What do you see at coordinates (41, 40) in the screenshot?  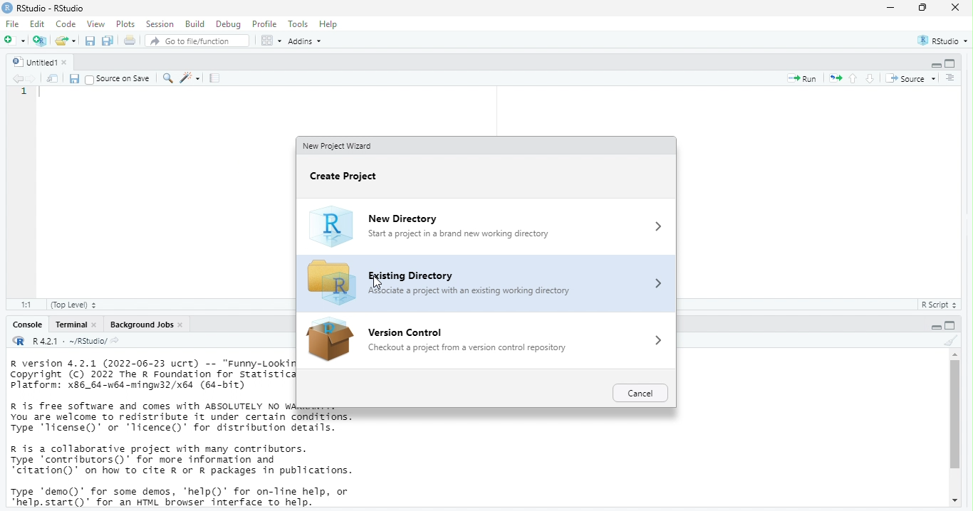 I see `create a project` at bounding box center [41, 40].